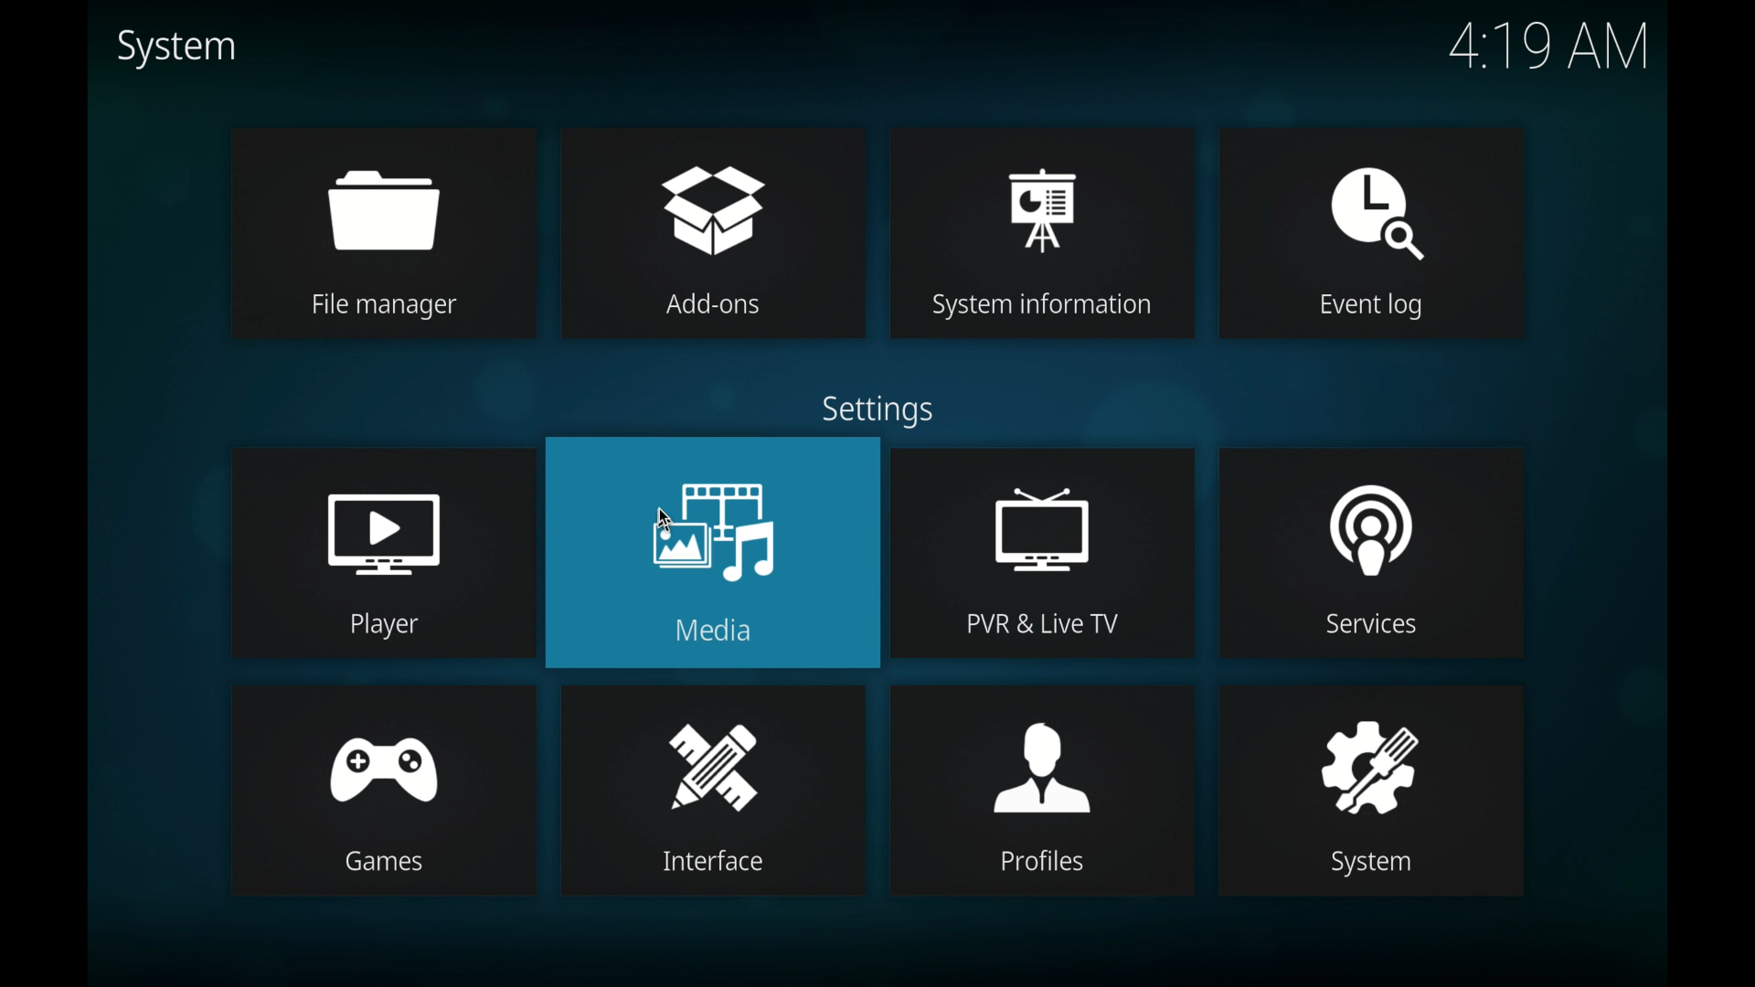 This screenshot has width=1755, height=987. What do you see at coordinates (1371, 233) in the screenshot?
I see `event log` at bounding box center [1371, 233].